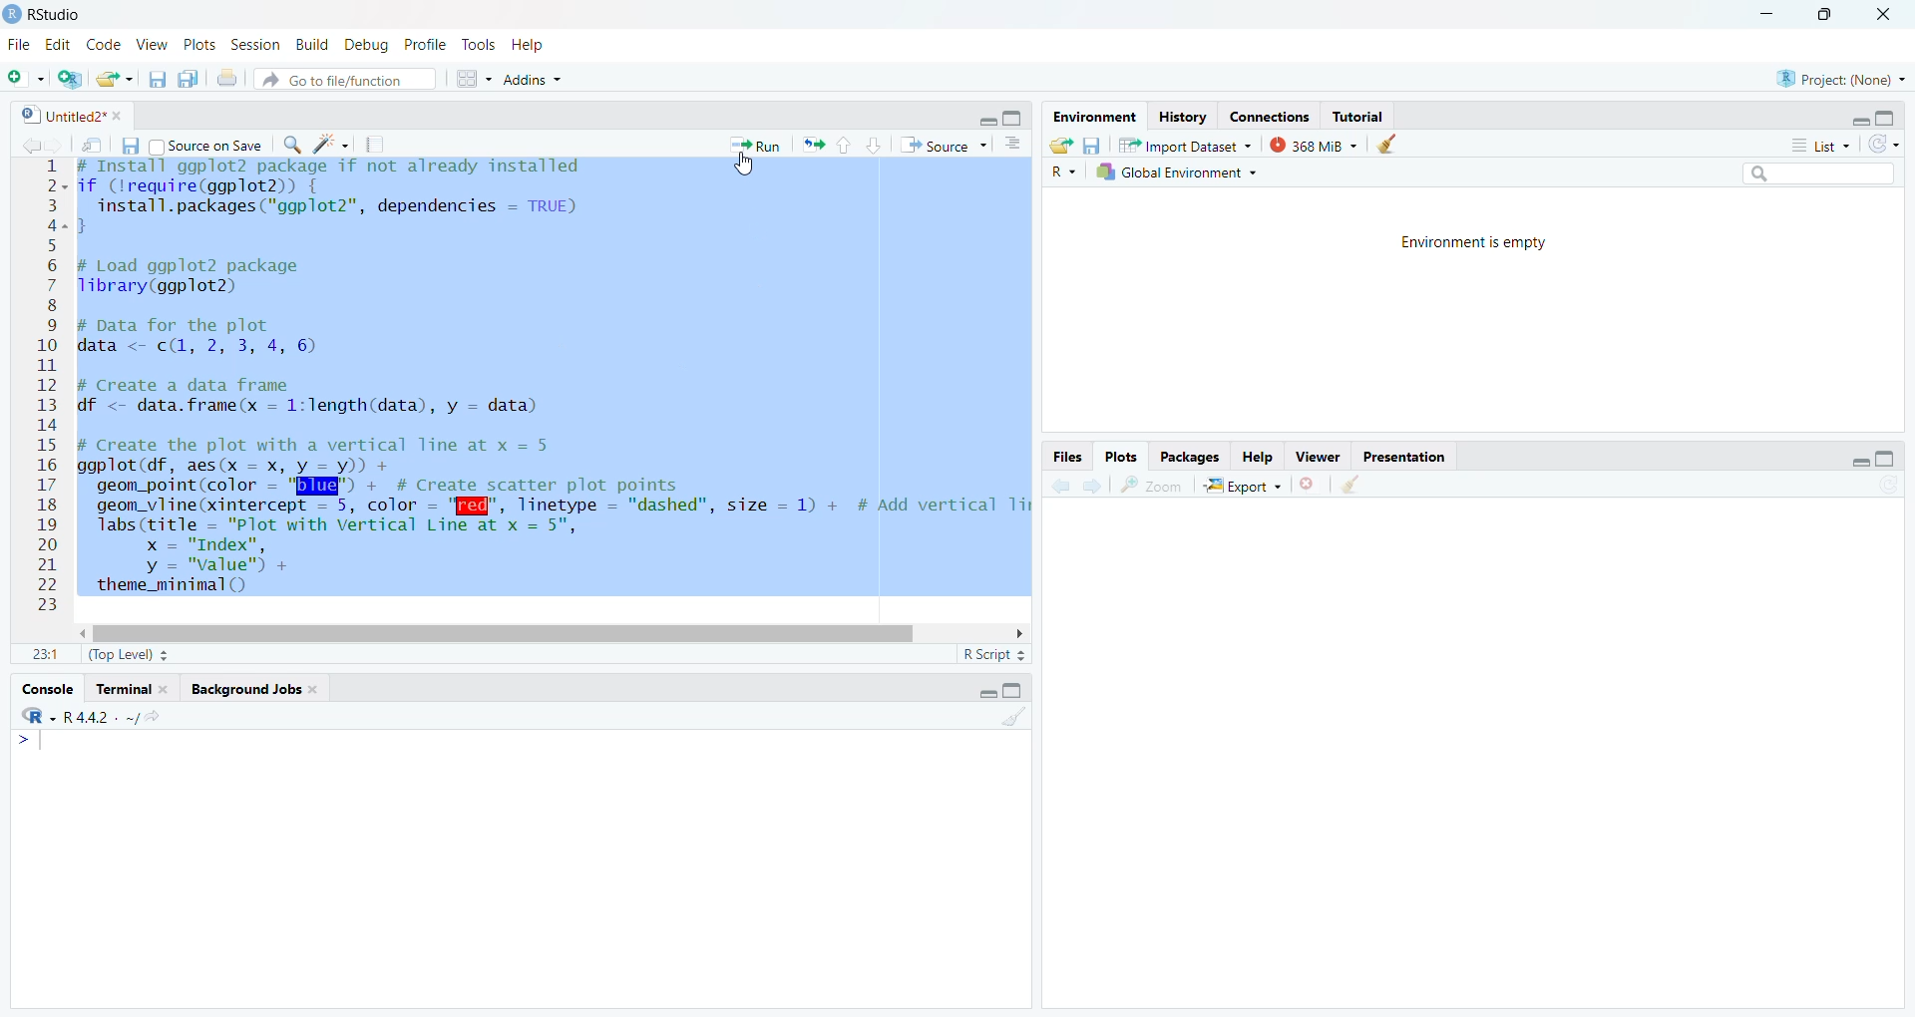  Describe the element at coordinates (290, 145) in the screenshot. I see `search` at that location.